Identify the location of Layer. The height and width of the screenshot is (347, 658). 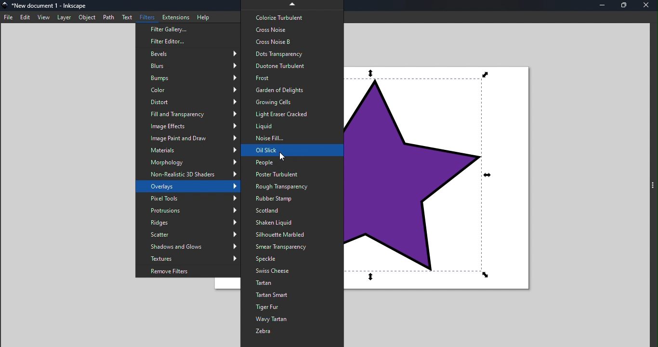
(65, 17).